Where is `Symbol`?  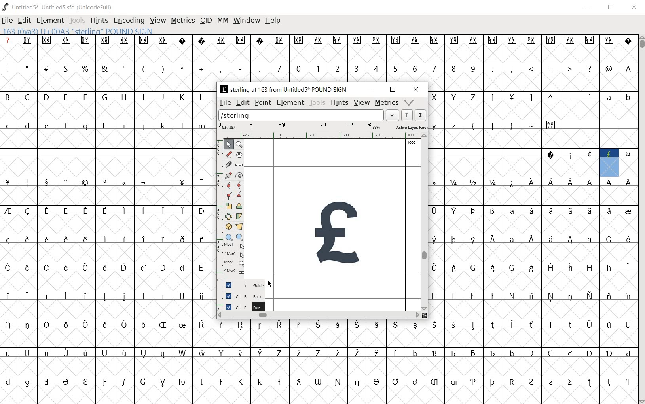
Symbol is located at coordinates (473, 382).